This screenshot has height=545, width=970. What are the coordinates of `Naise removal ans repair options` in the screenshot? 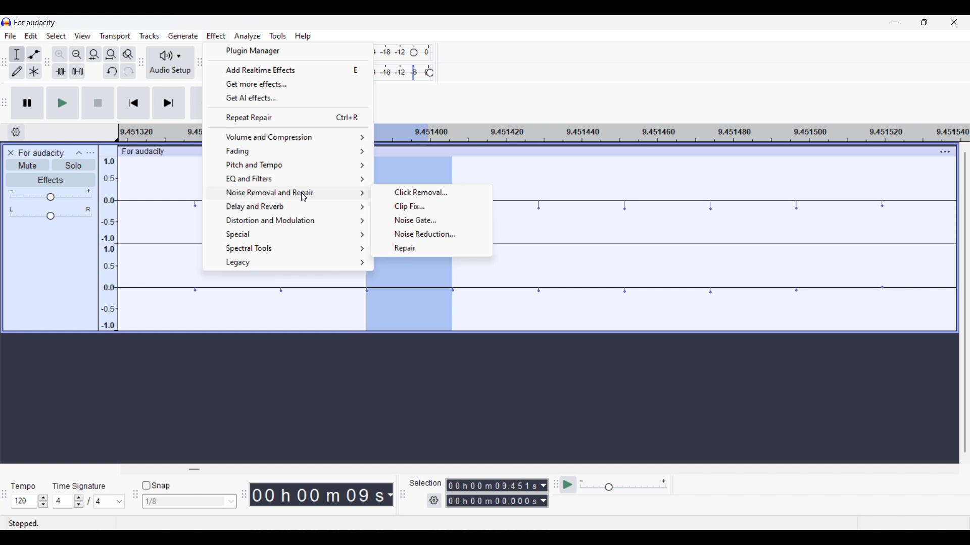 It's located at (288, 193).